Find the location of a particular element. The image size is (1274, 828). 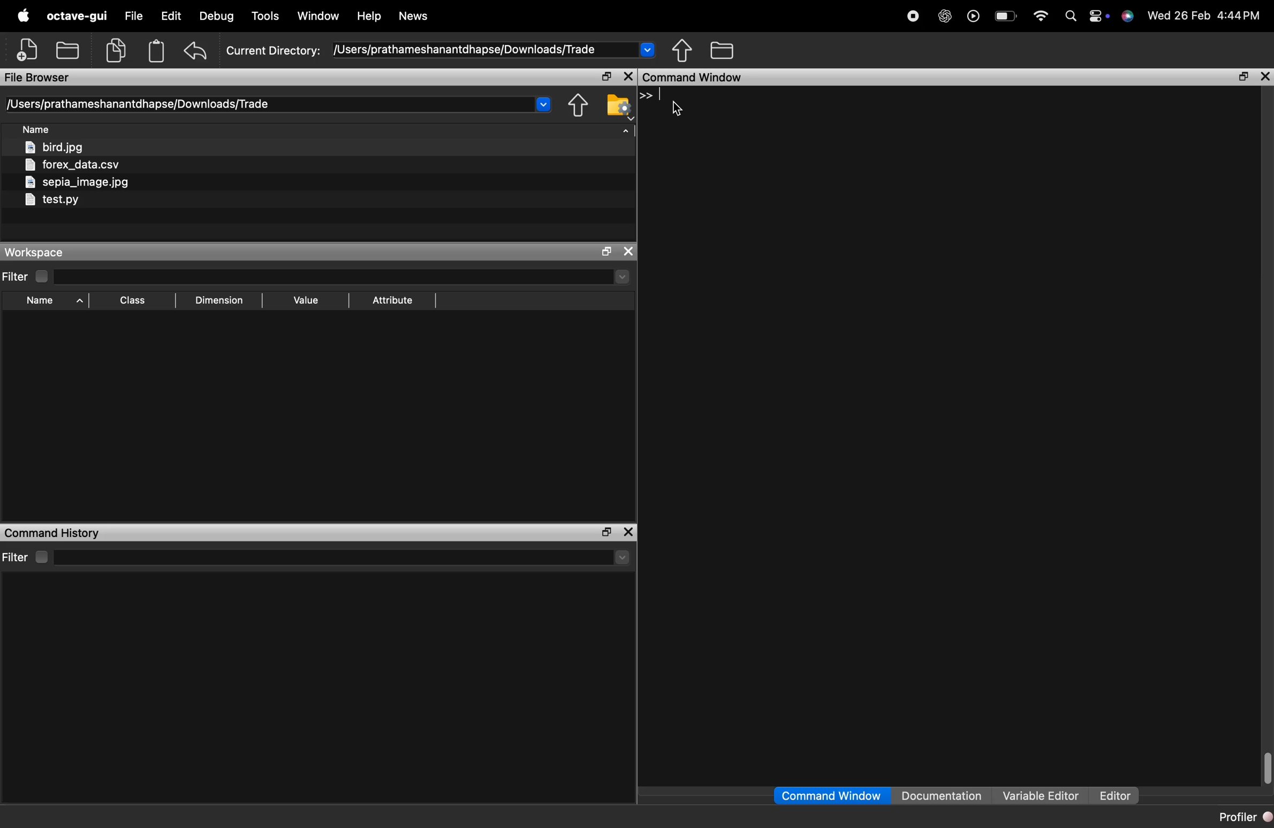

Command Window is located at coordinates (831, 795).